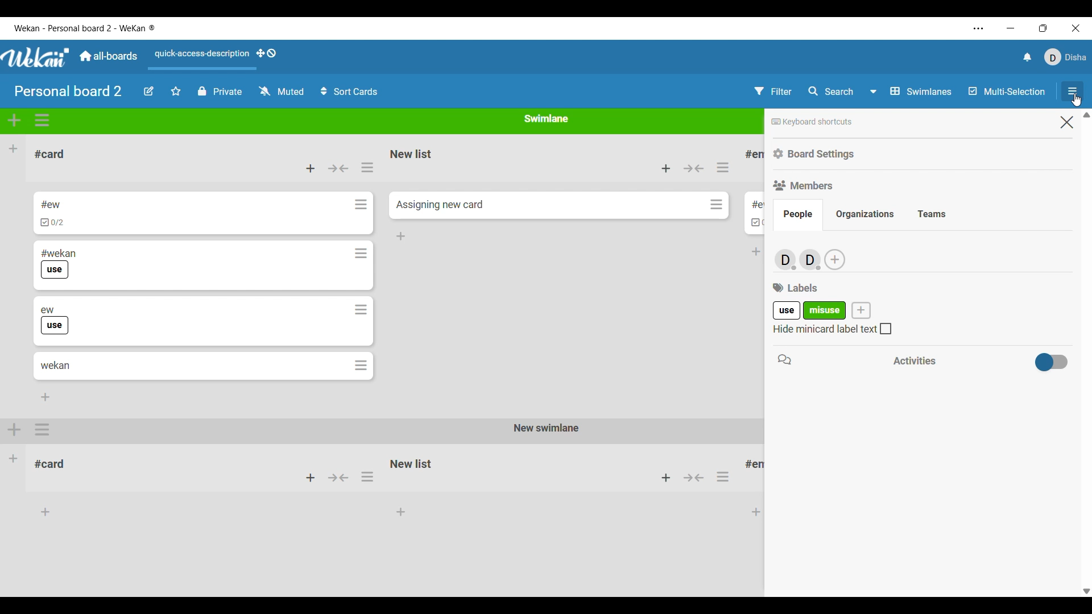 This screenshot has height=614, width=1092. I want to click on cursor, so click(1077, 101).